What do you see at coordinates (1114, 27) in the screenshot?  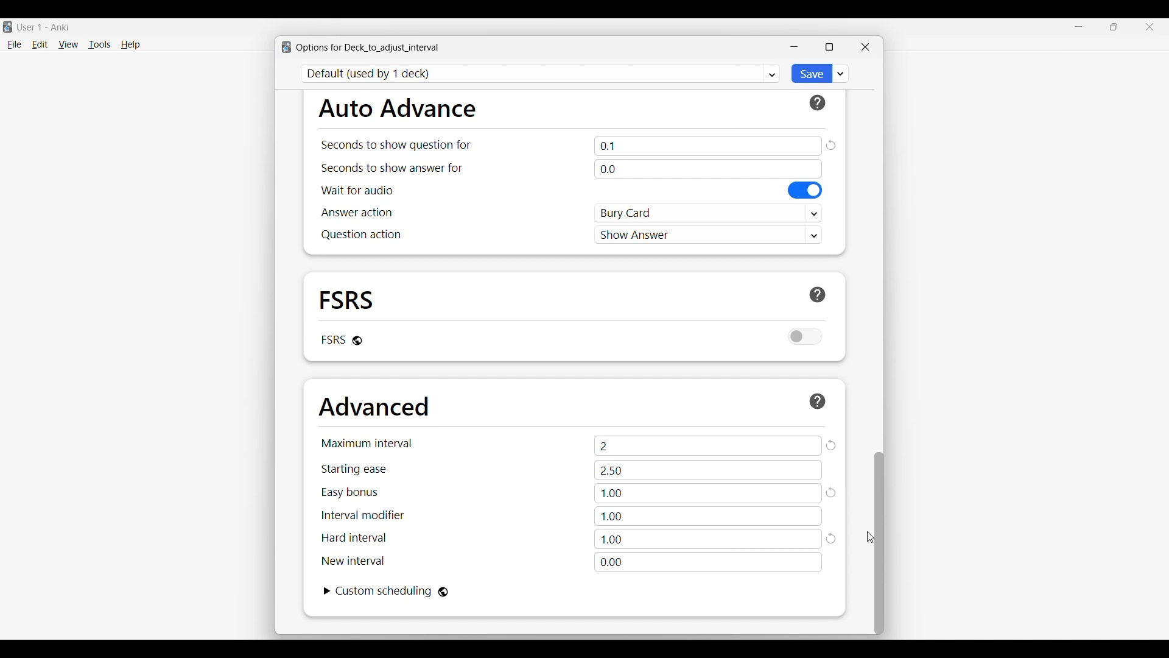 I see `Show interface in smaller tab` at bounding box center [1114, 27].